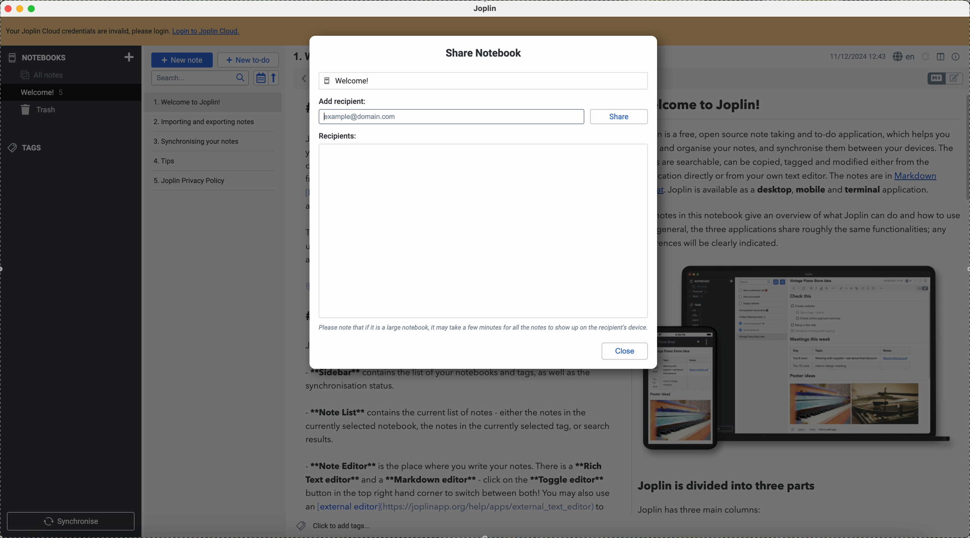 The height and width of the screenshot is (538, 970). Describe the element at coordinates (20, 9) in the screenshot. I see `minimize Joplin` at that location.